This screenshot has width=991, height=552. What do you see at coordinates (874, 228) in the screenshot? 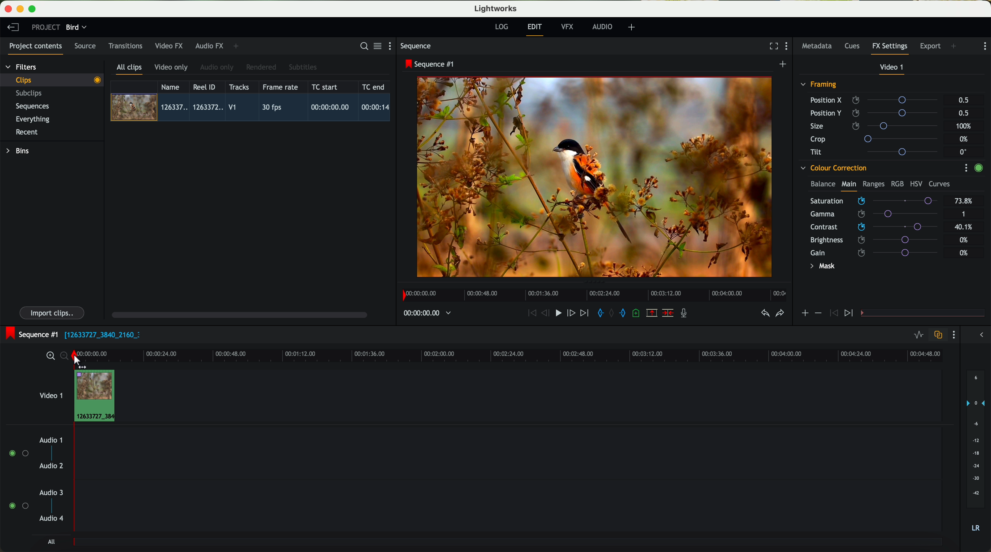
I see `click on contrast` at bounding box center [874, 228].